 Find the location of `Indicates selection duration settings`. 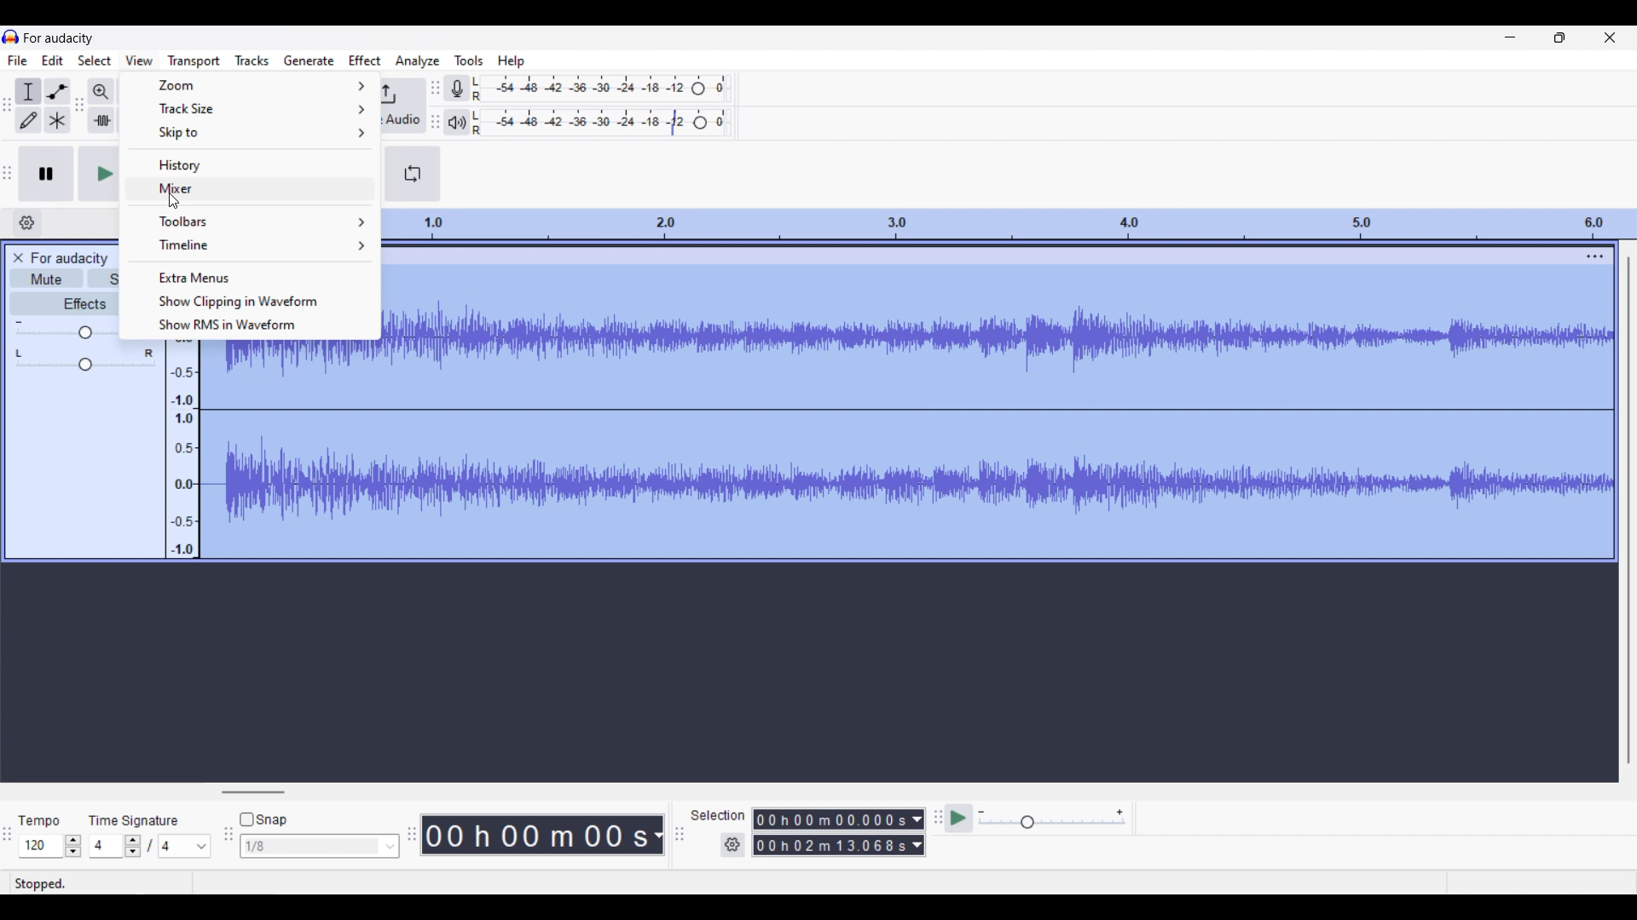

Indicates selection duration settings is located at coordinates (718, 815).